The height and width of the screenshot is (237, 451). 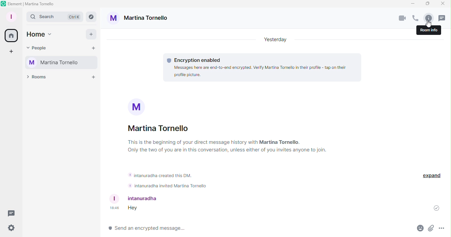 What do you see at coordinates (274, 40) in the screenshot?
I see `Yesterday` at bounding box center [274, 40].